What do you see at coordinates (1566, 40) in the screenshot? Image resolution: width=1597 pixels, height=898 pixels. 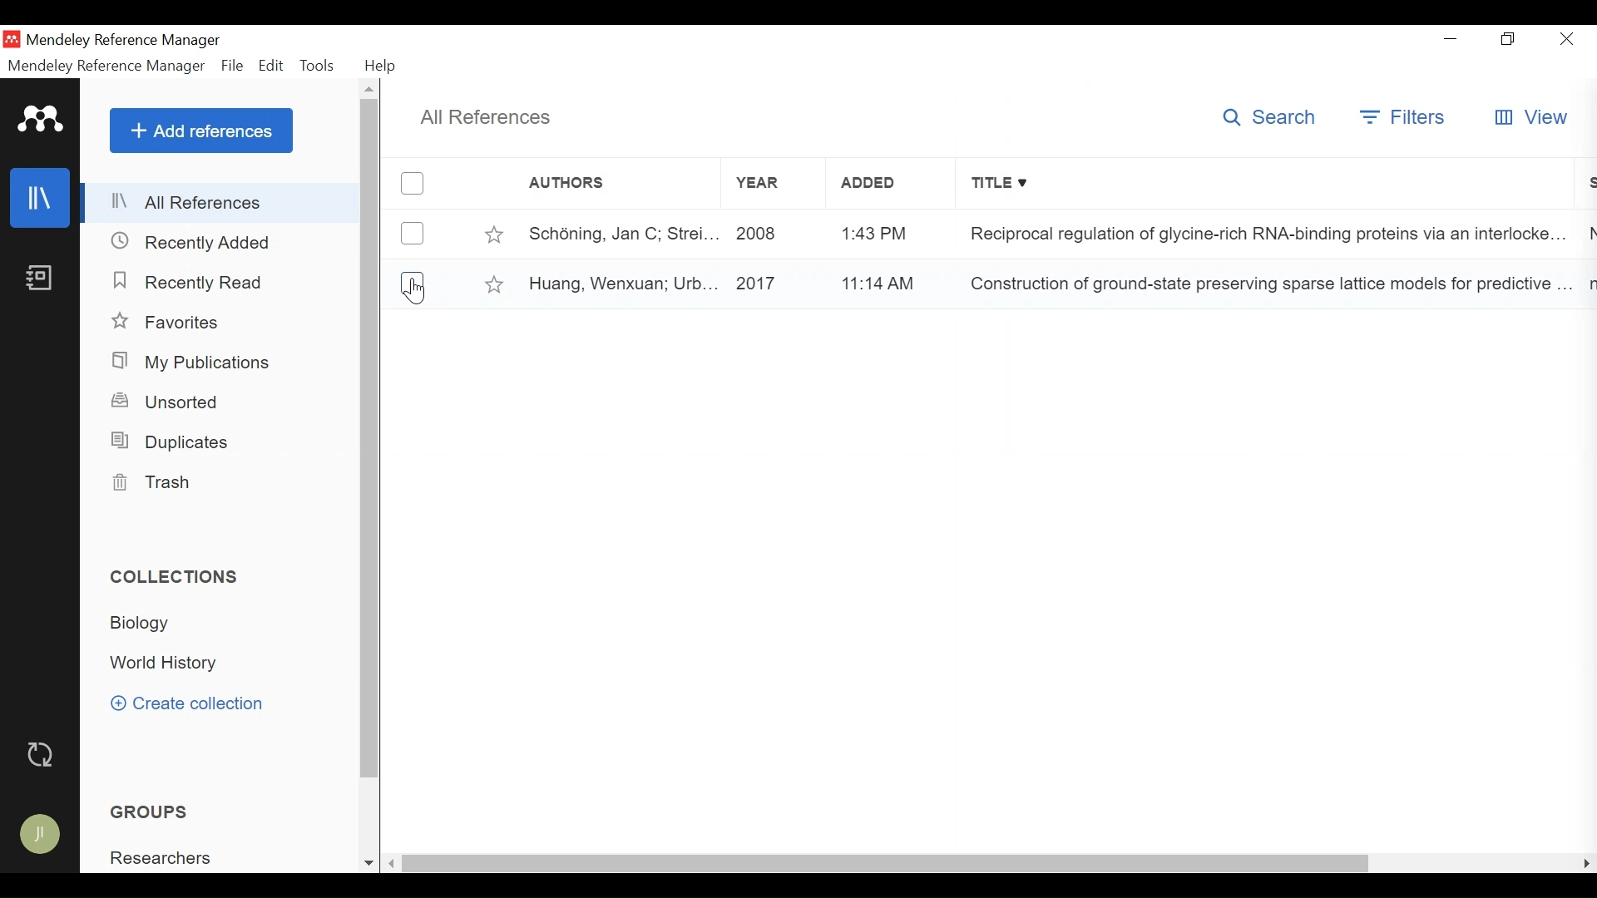 I see `Close` at bounding box center [1566, 40].